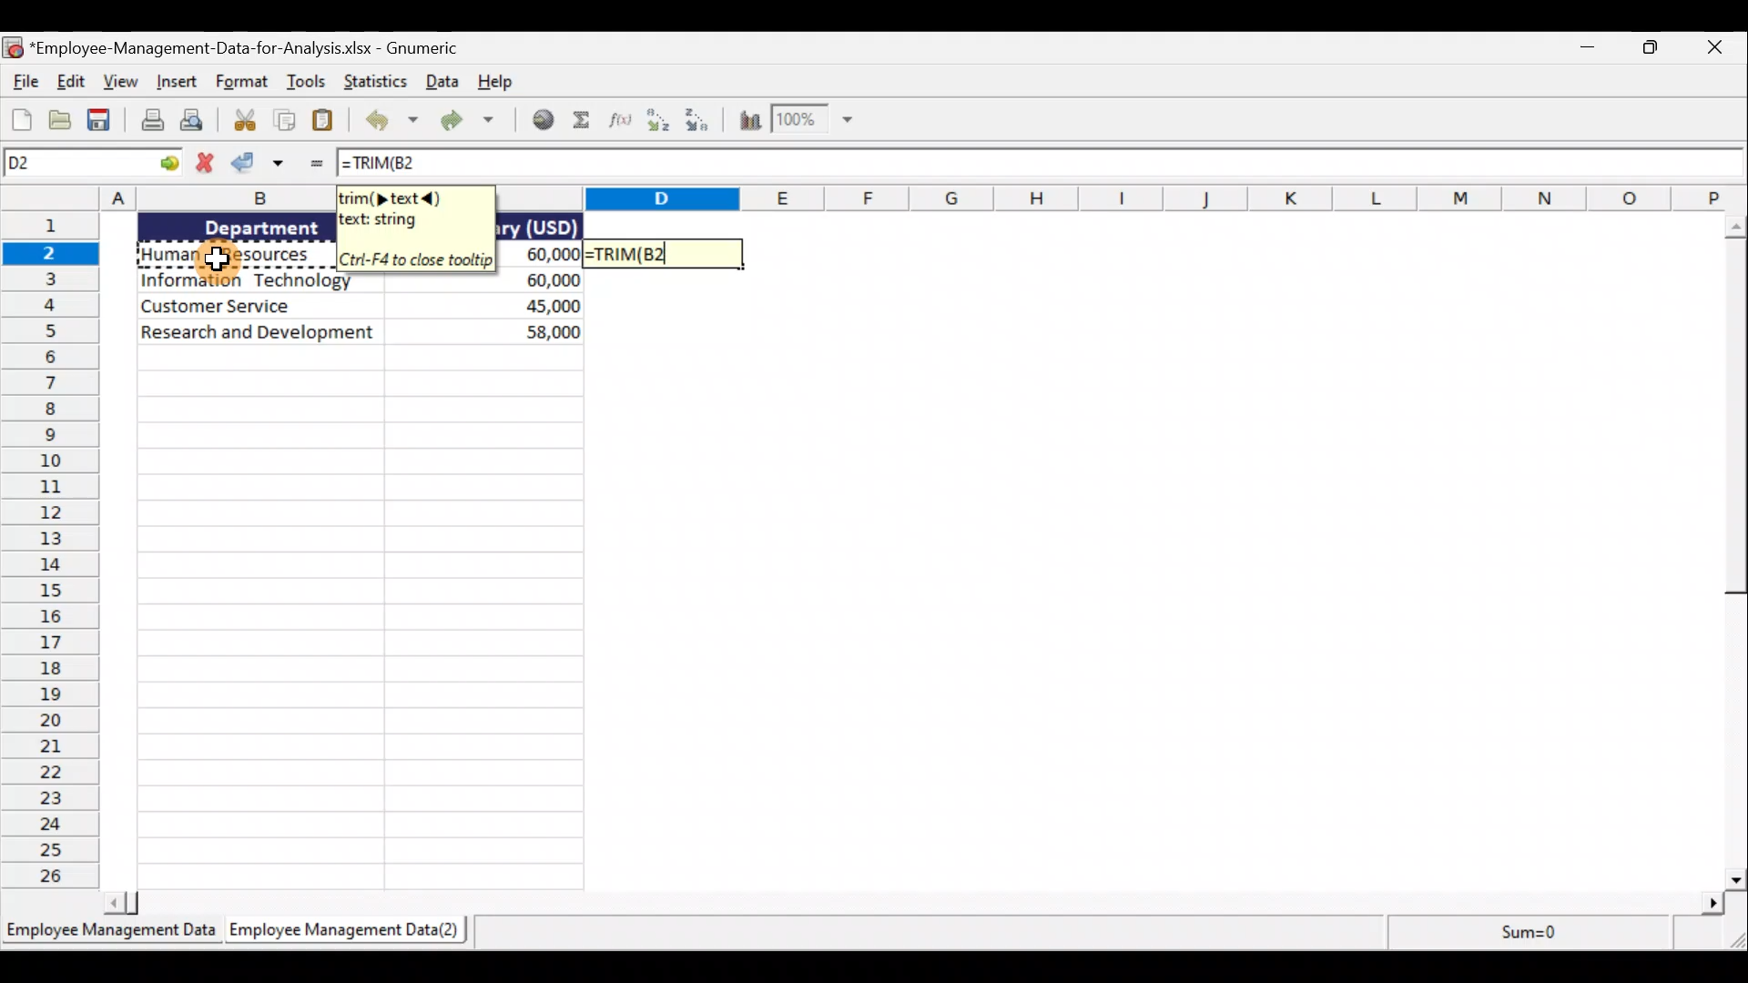  What do you see at coordinates (109, 932) in the screenshot?
I see `Sheet 1` at bounding box center [109, 932].